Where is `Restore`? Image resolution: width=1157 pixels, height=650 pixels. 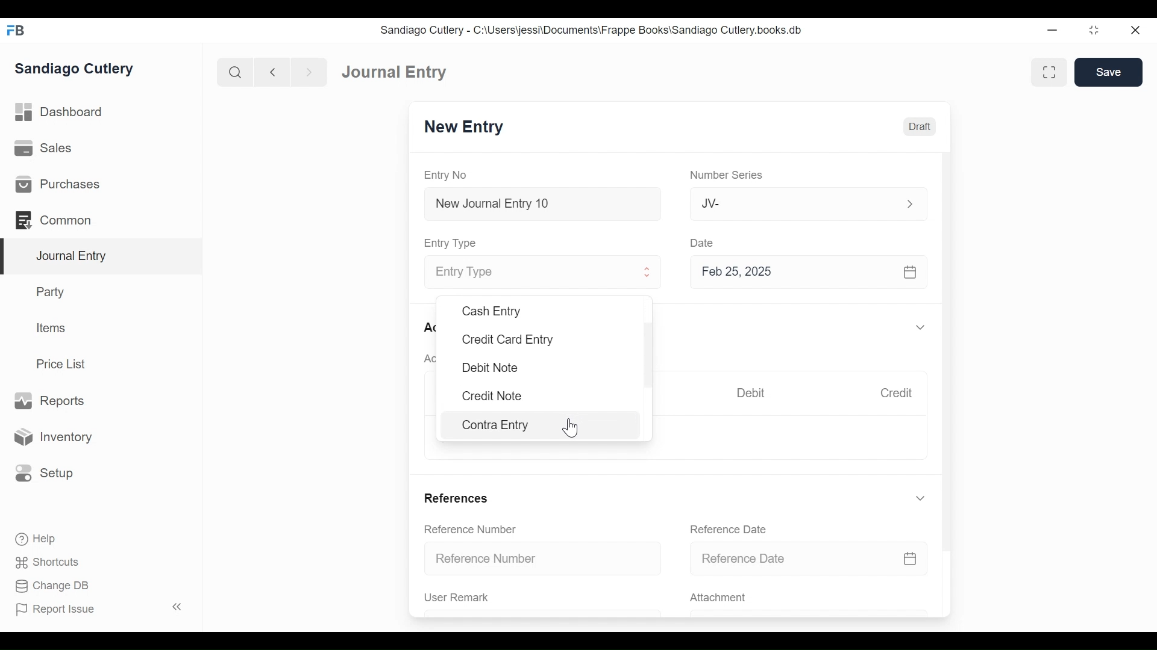
Restore is located at coordinates (1094, 31).